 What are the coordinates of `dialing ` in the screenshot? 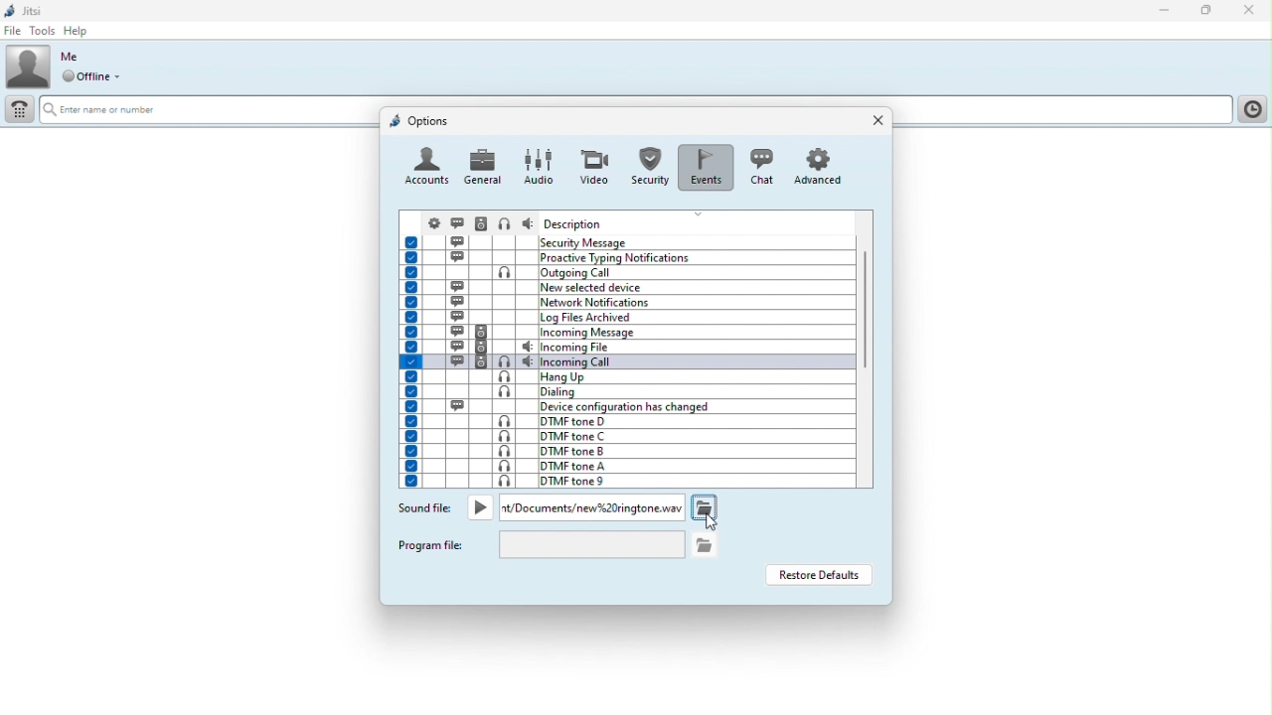 It's located at (624, 393).